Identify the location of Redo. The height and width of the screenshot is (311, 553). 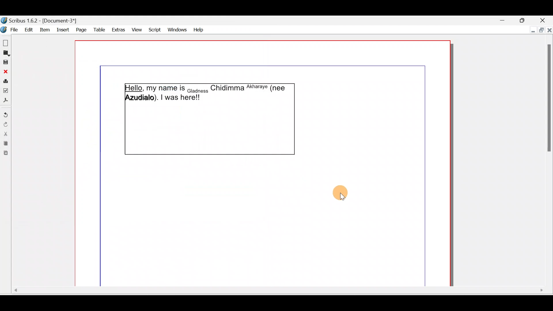
(5, 125).